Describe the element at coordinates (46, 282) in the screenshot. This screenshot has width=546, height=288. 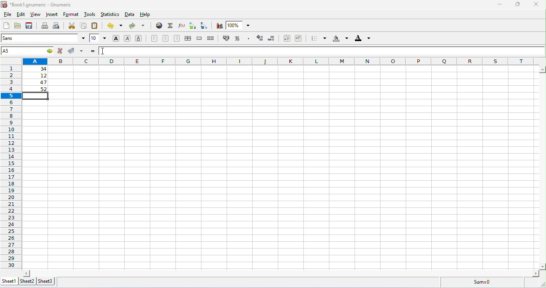
I see `sheet3` at that location.